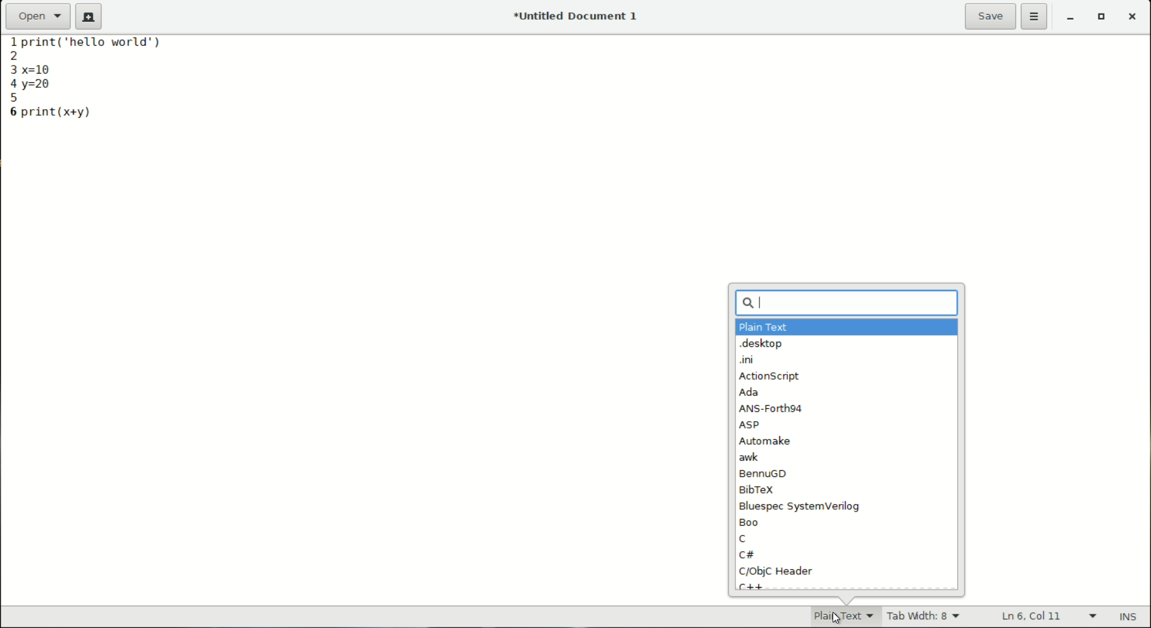 This screenshot has height=628, width=1151. I want to click on file name, so click(579, 15).